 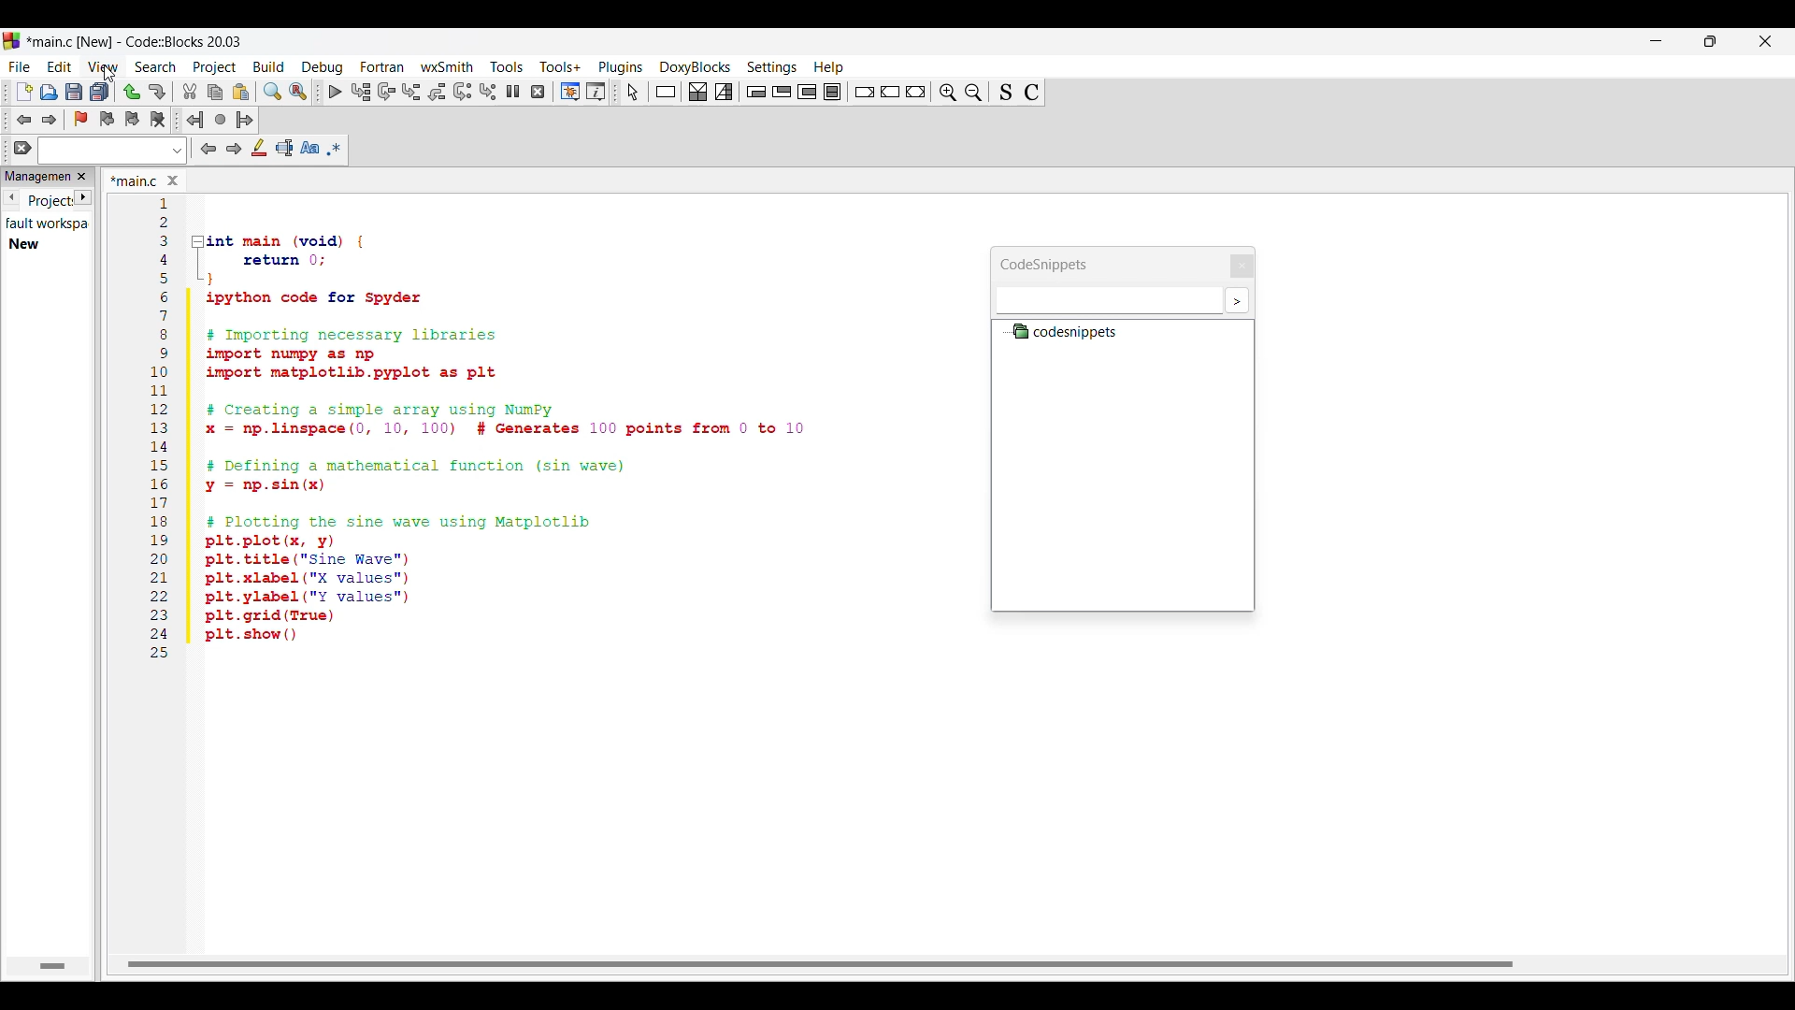 I want to click on Toggle forward, so click(x=49, y=120).